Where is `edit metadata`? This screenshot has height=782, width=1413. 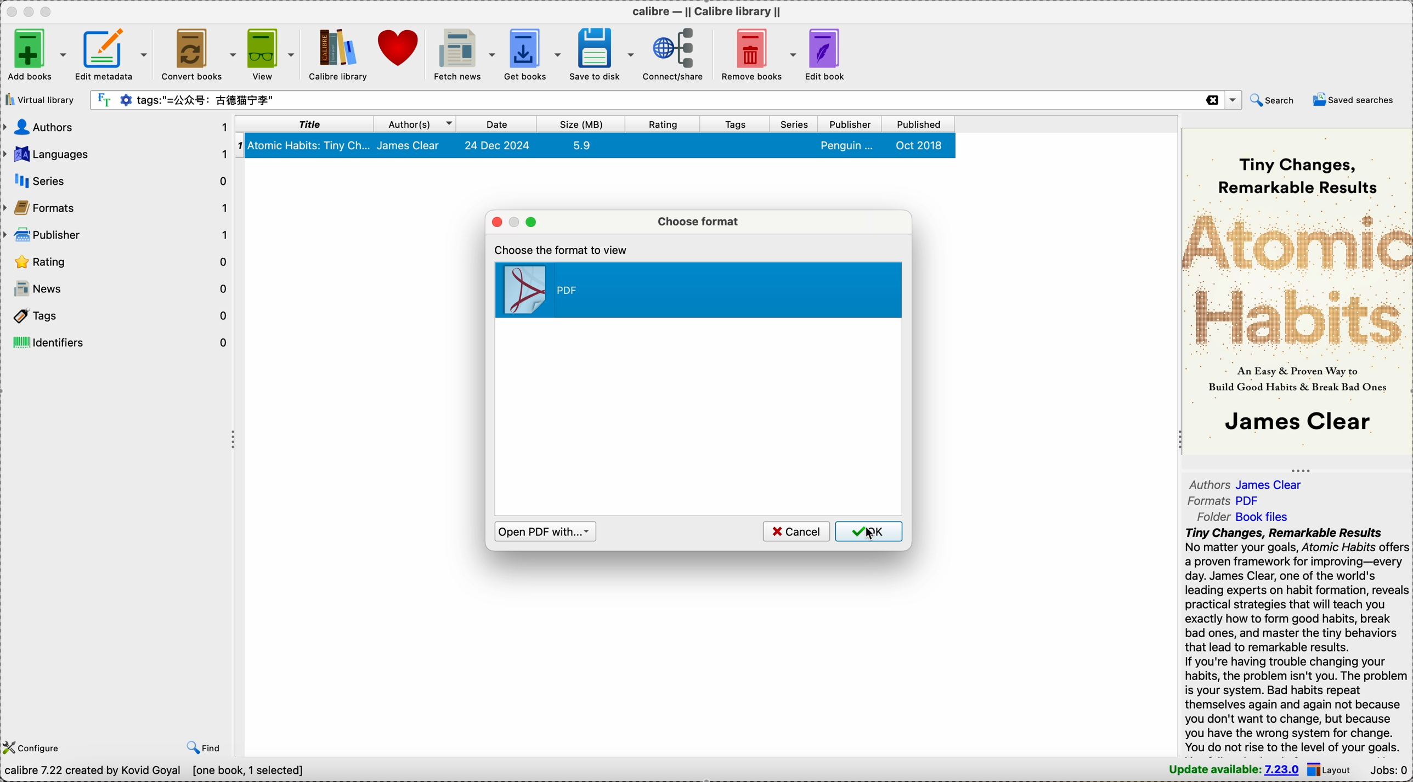
edit metadata is located at coordinates (115, 52).